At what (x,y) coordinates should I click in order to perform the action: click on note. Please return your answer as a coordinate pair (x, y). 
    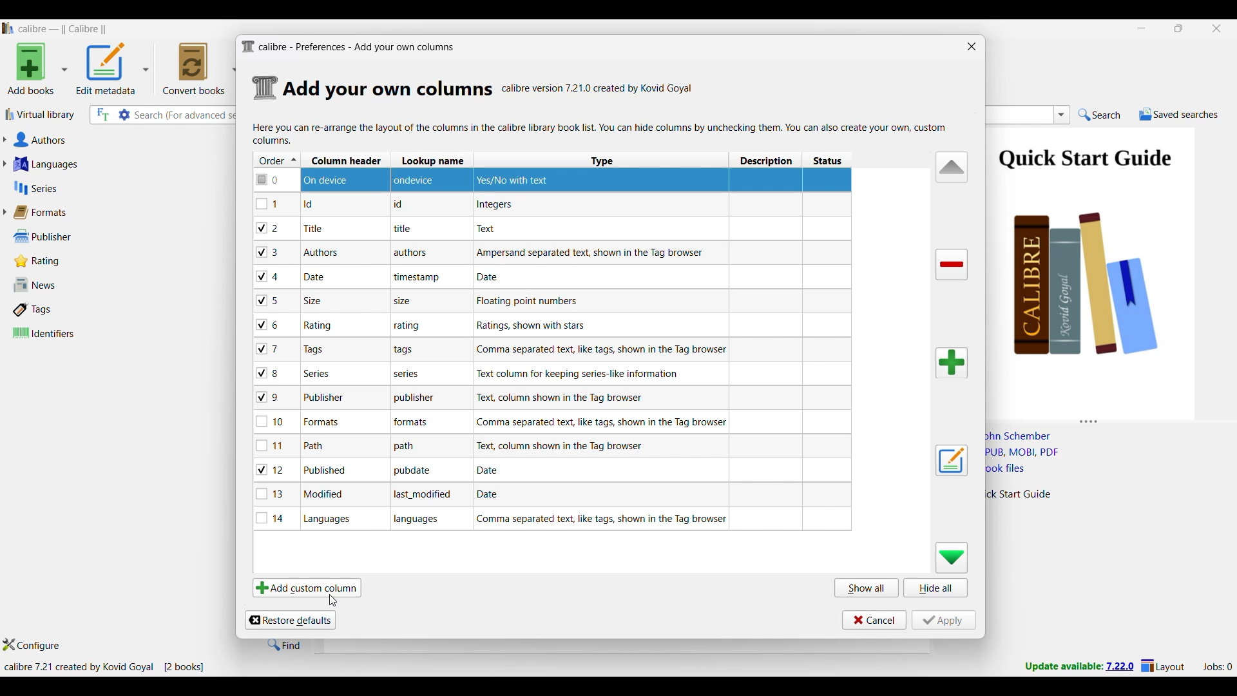
    Looking at the image, I should click on (412, 204).